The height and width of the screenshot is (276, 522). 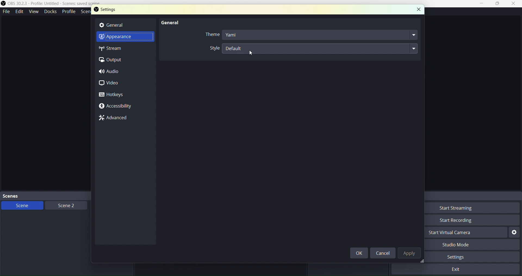 I want to click on SceneCollection, so click(x=86, y=12).